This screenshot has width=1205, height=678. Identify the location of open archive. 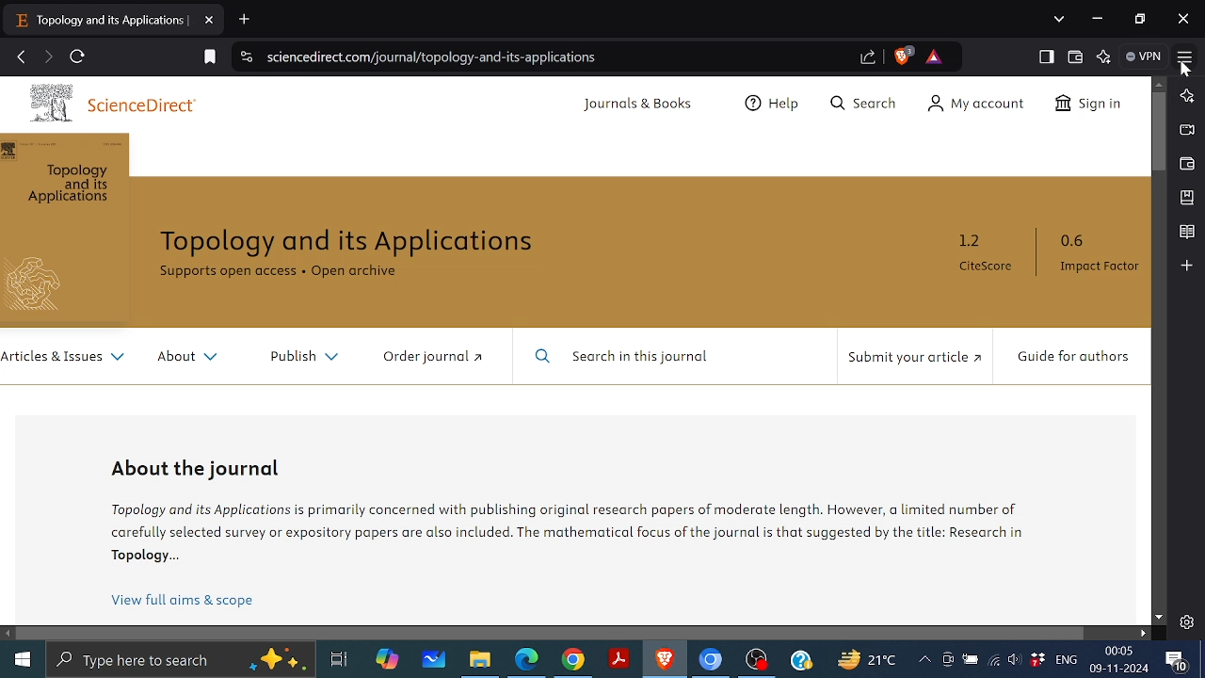
(355, 272).